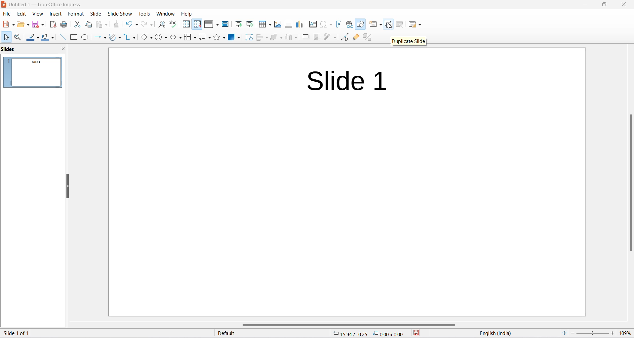  Describe the element at coordinates (348, 24) in the screenshot. I see `hyperlink` at that location.